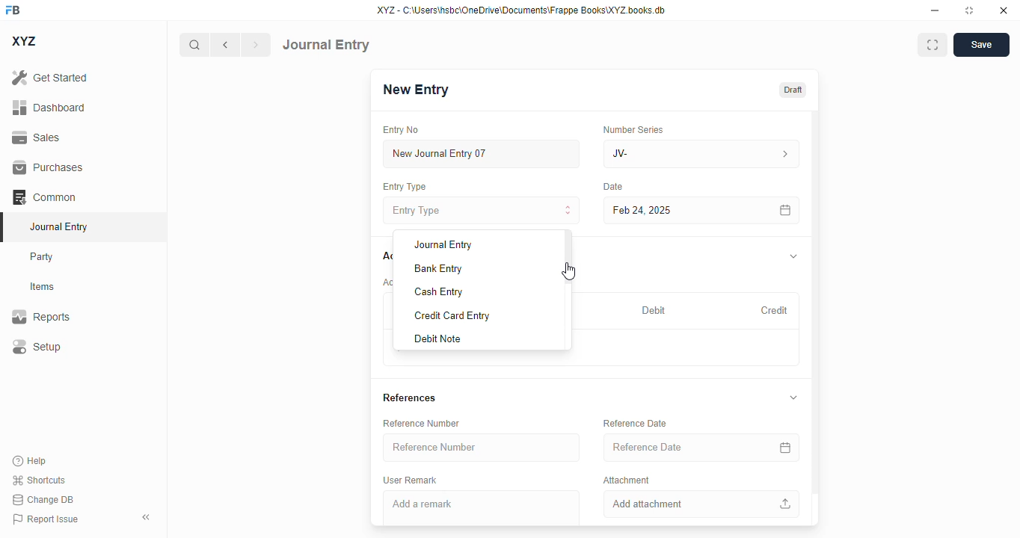 This screenshot has width=1020, height=538. What do you see at coordinates (671, 447) in the screenshot?
I see `reference date` at bounding box center [671, 447].